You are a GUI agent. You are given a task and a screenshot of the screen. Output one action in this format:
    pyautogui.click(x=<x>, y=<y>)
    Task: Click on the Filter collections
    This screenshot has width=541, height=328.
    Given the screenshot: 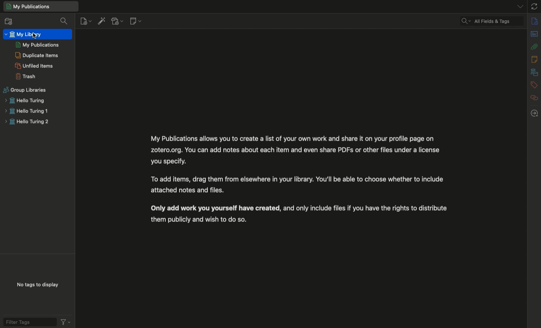 What is the action you would take?
    pyautogui.click(x=65, y=21)
    